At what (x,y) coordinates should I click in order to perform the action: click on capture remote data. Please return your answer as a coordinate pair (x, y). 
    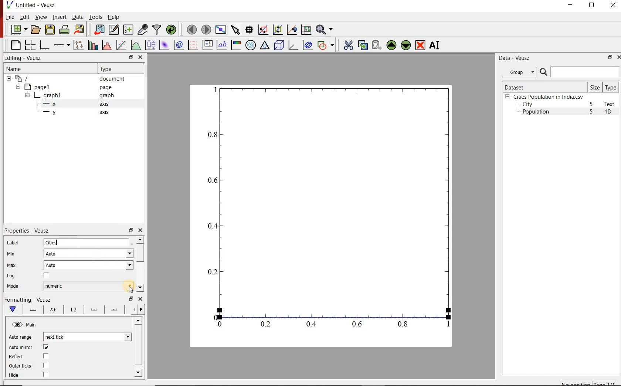
    Looking at the image, I should click on (142, 30).